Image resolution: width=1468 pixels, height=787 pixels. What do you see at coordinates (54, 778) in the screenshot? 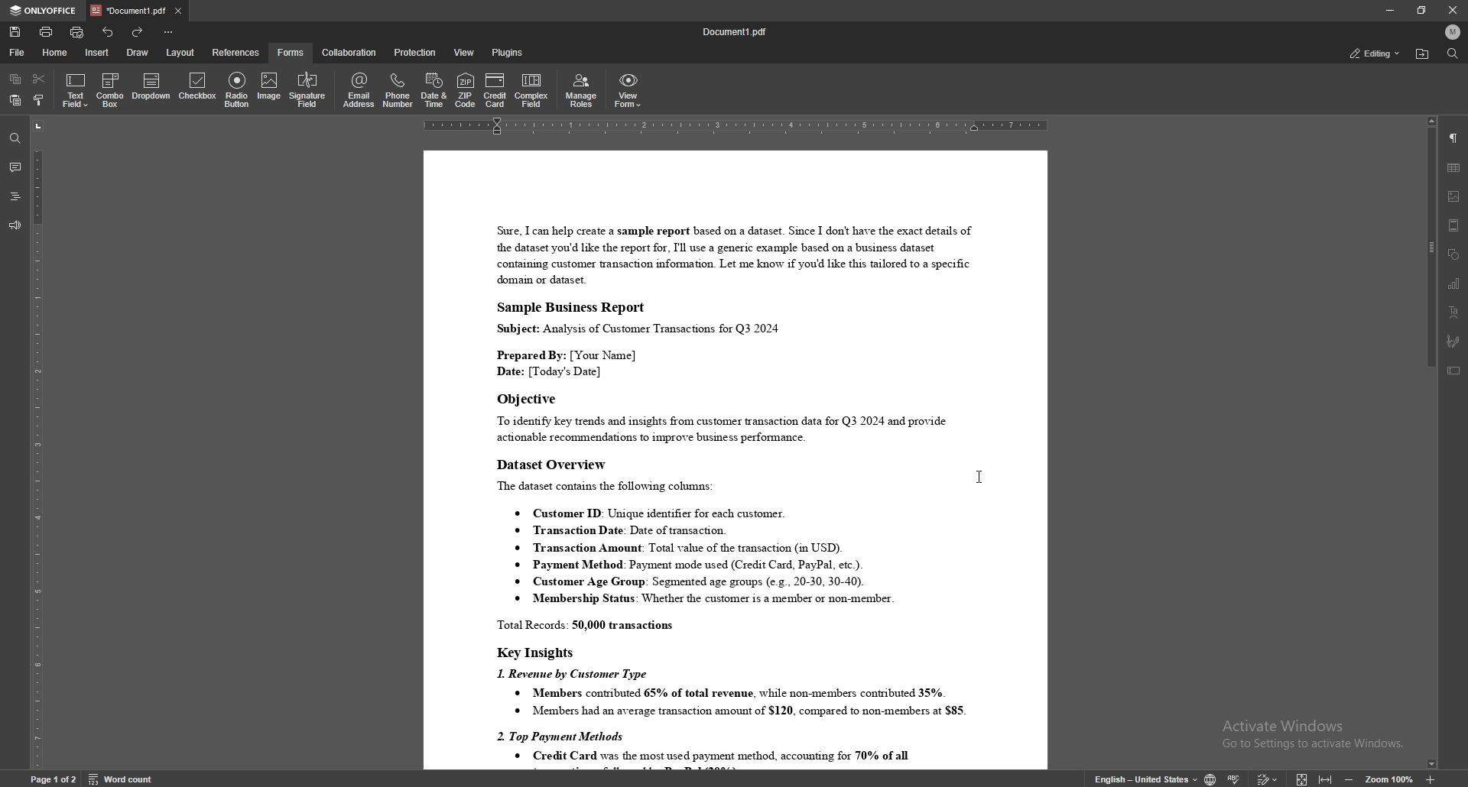
I see `page` at bounding box center [54, 778].